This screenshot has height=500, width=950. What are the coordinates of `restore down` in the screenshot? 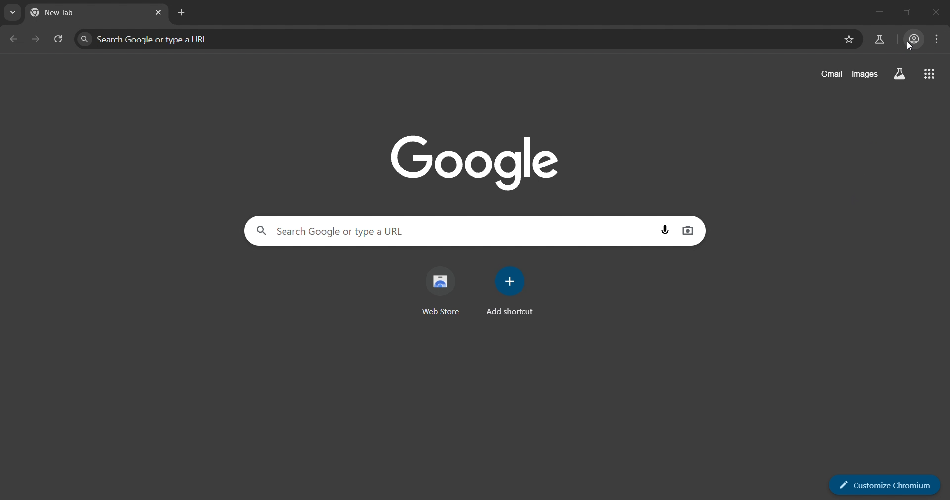 It's located at (908, 13).